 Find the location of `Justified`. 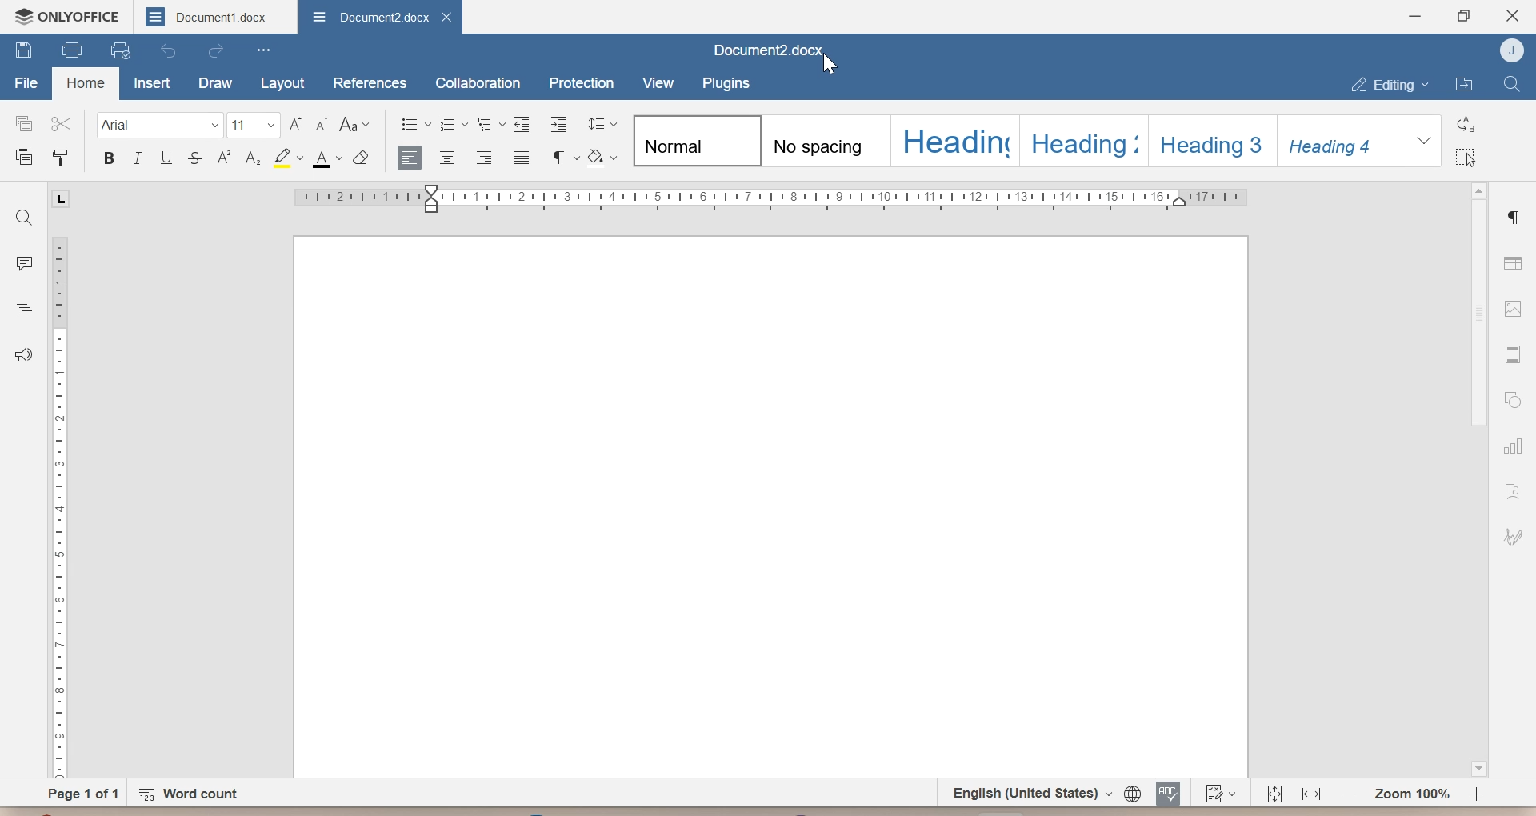

Justified is located at coordinates (522, 158).